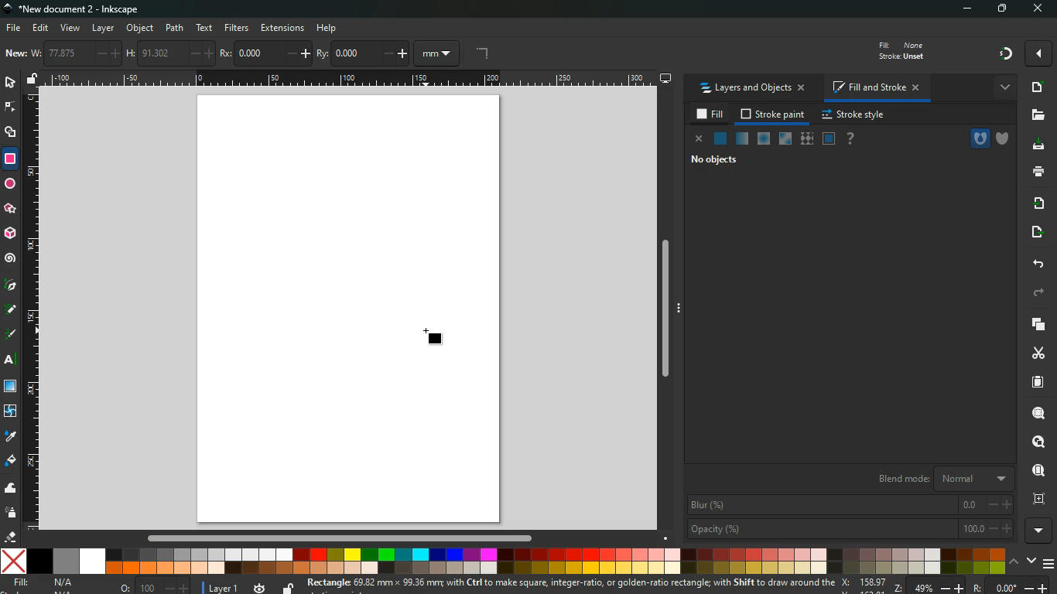  What do you see at coordinates (1038, 499) in the screenshot?
I see `frame` at bounding box center [1038, 499].